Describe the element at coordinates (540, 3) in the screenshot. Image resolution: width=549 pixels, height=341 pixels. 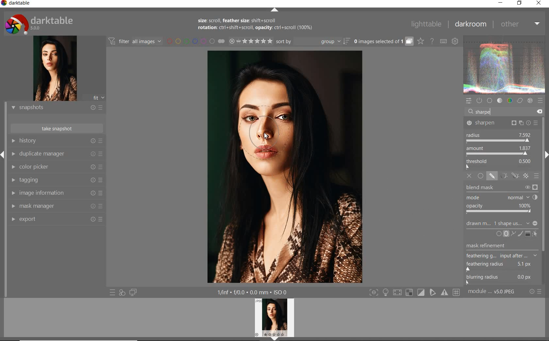
I see `CLOSE` at that location.